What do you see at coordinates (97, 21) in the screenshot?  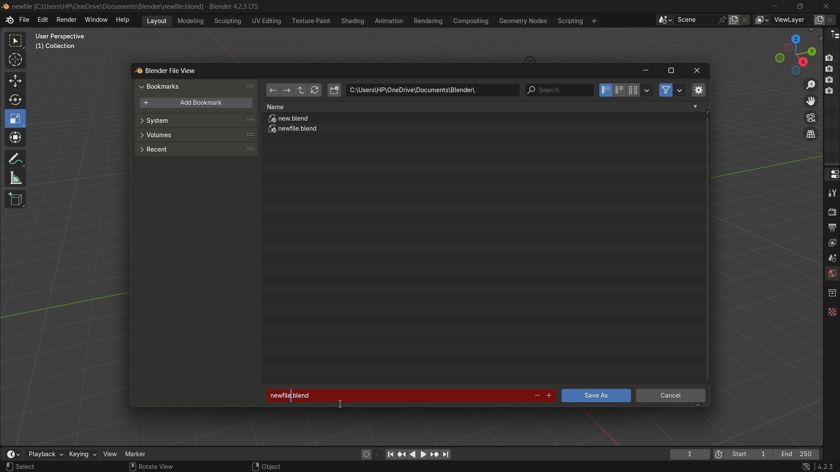 I see `window menu` at bounding box center [97, 21].